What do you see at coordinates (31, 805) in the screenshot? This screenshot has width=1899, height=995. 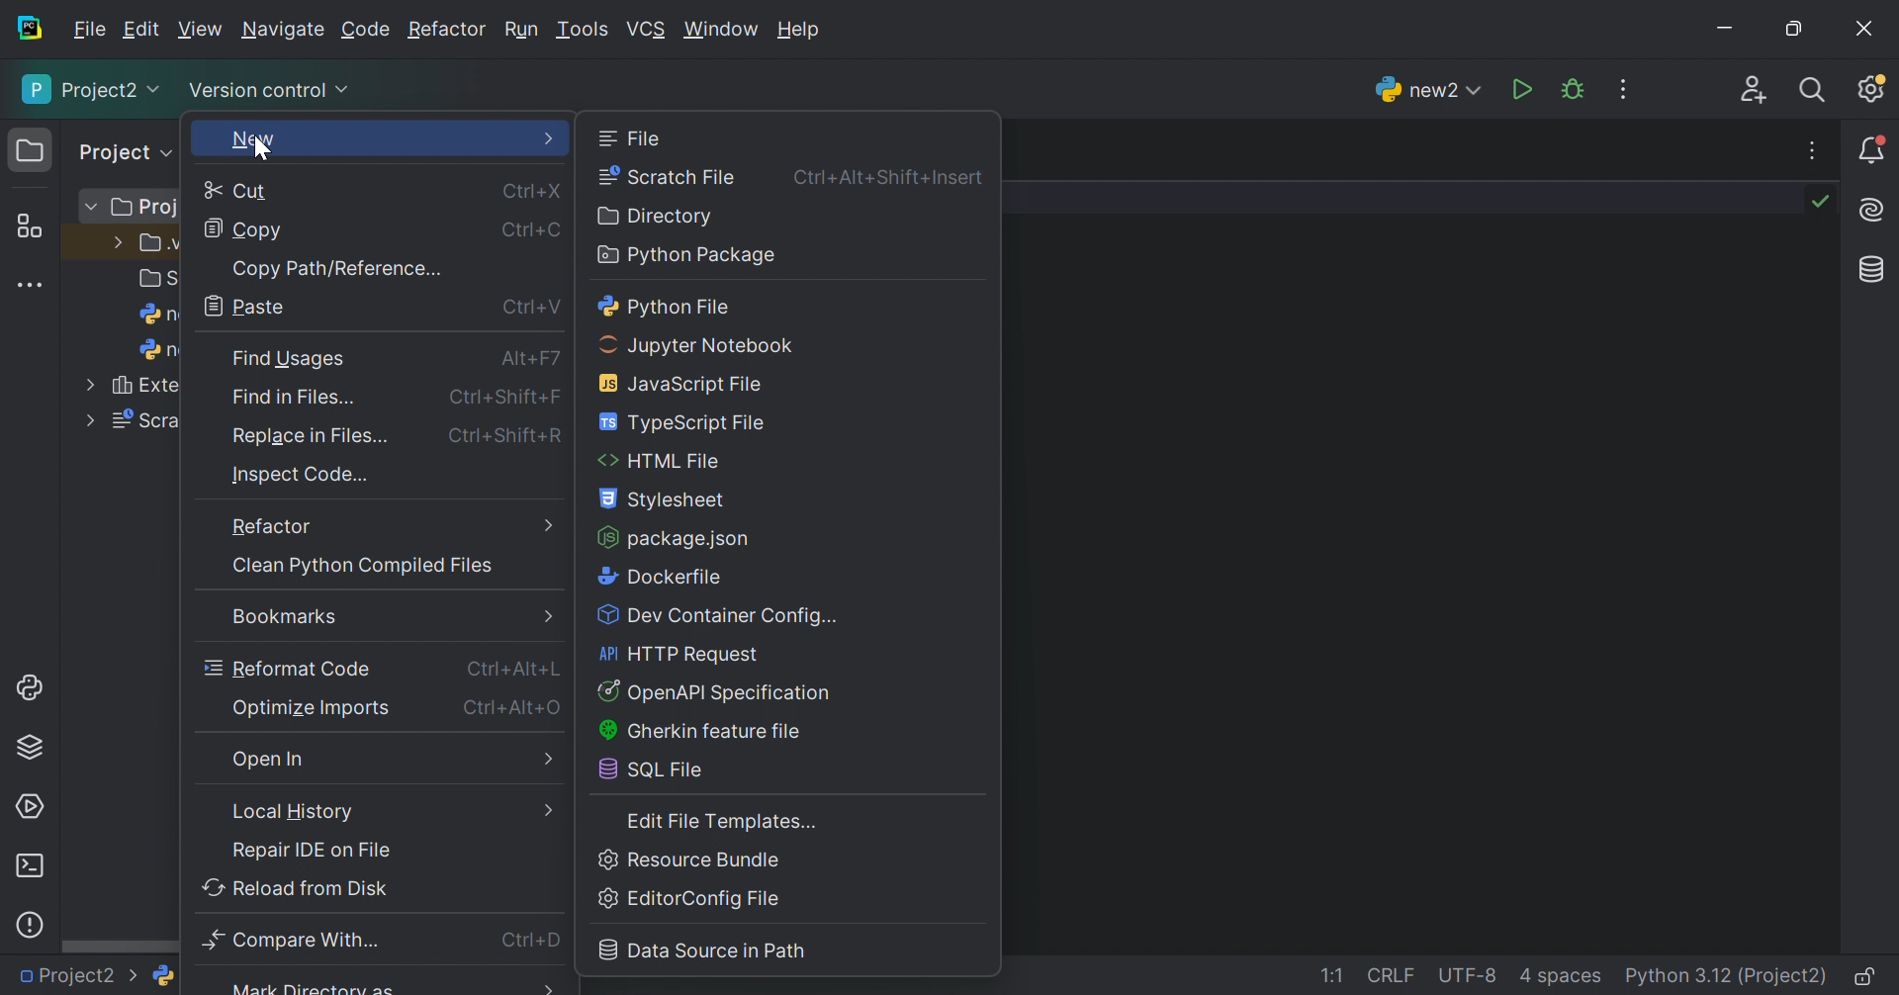 I see `Services` at bounding box center [31, 805].